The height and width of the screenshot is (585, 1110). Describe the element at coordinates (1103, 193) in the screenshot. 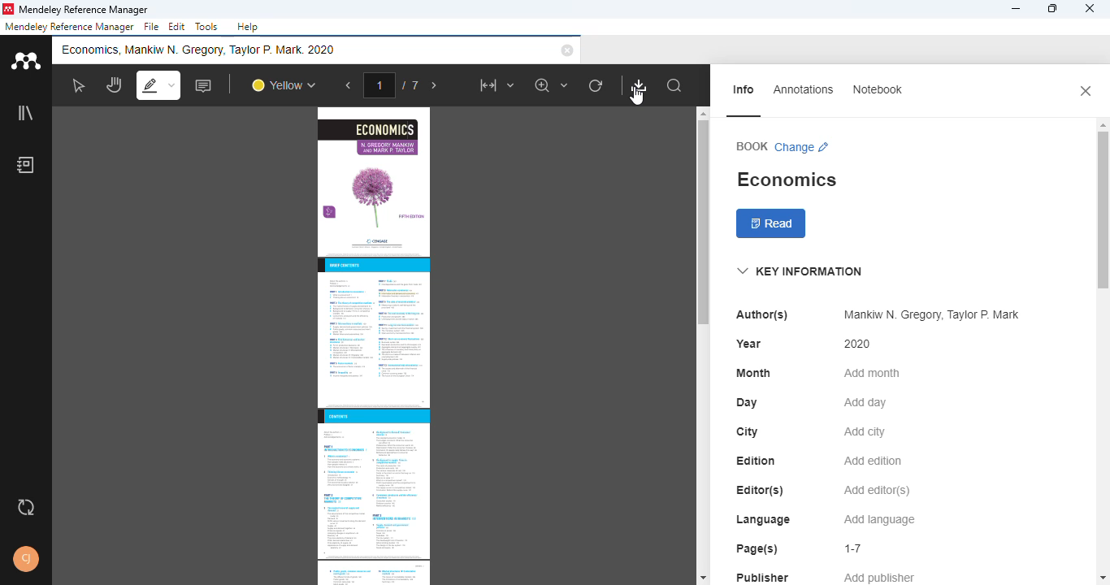

I see `vertical scroll bar` at that location.